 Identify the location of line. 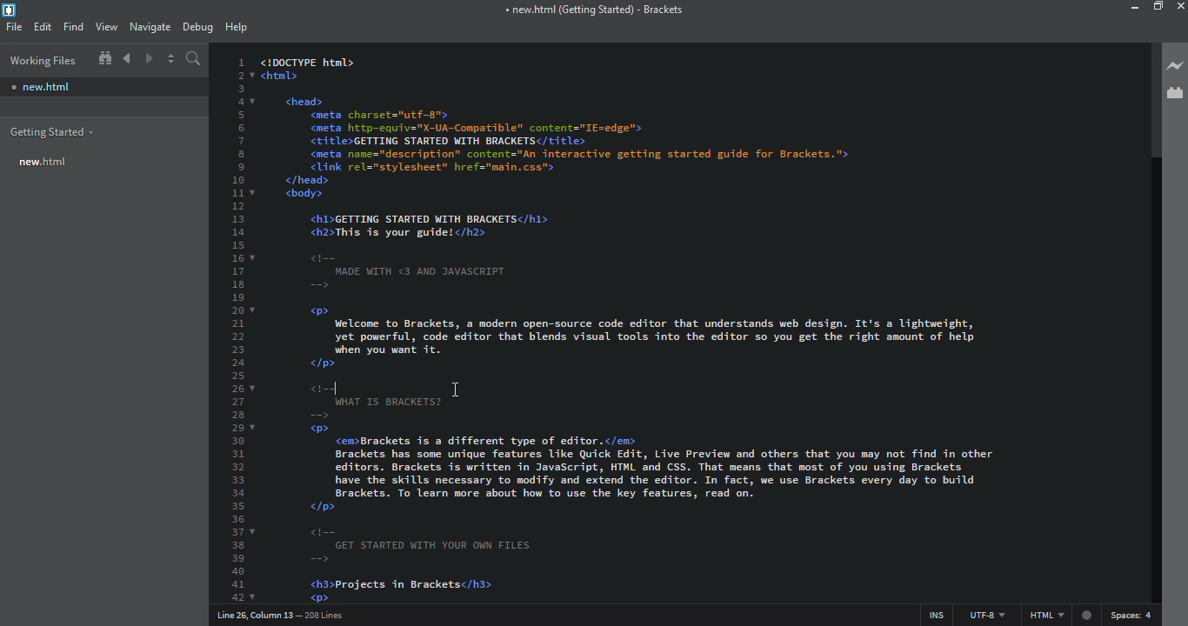
(285, 615).